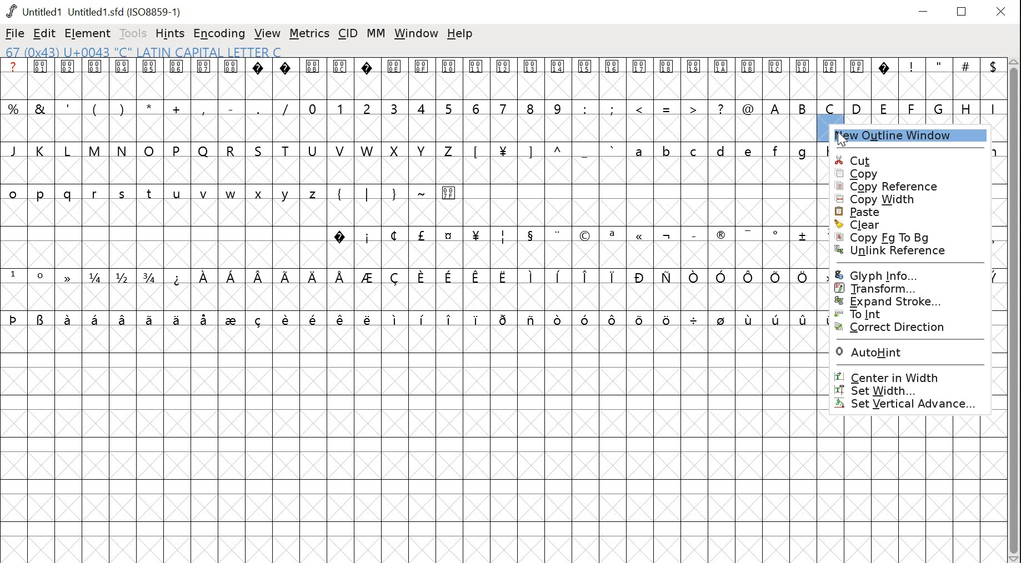  Describe the element at coordinates (902, 211) in the screenshot. I see `paste` at that location.